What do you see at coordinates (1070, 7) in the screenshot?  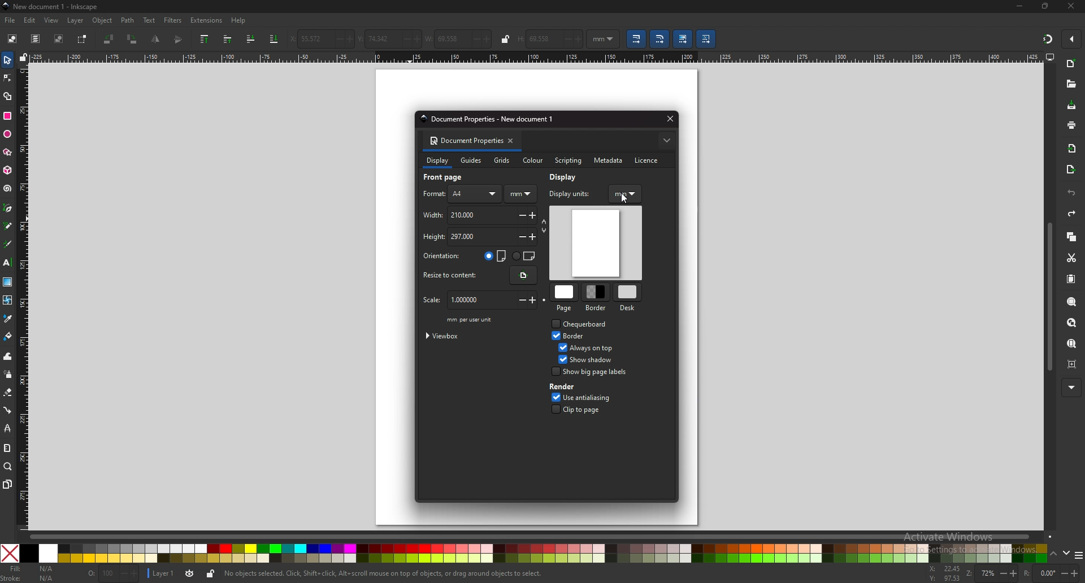 I see `close` at bounding box center [1070, 7].